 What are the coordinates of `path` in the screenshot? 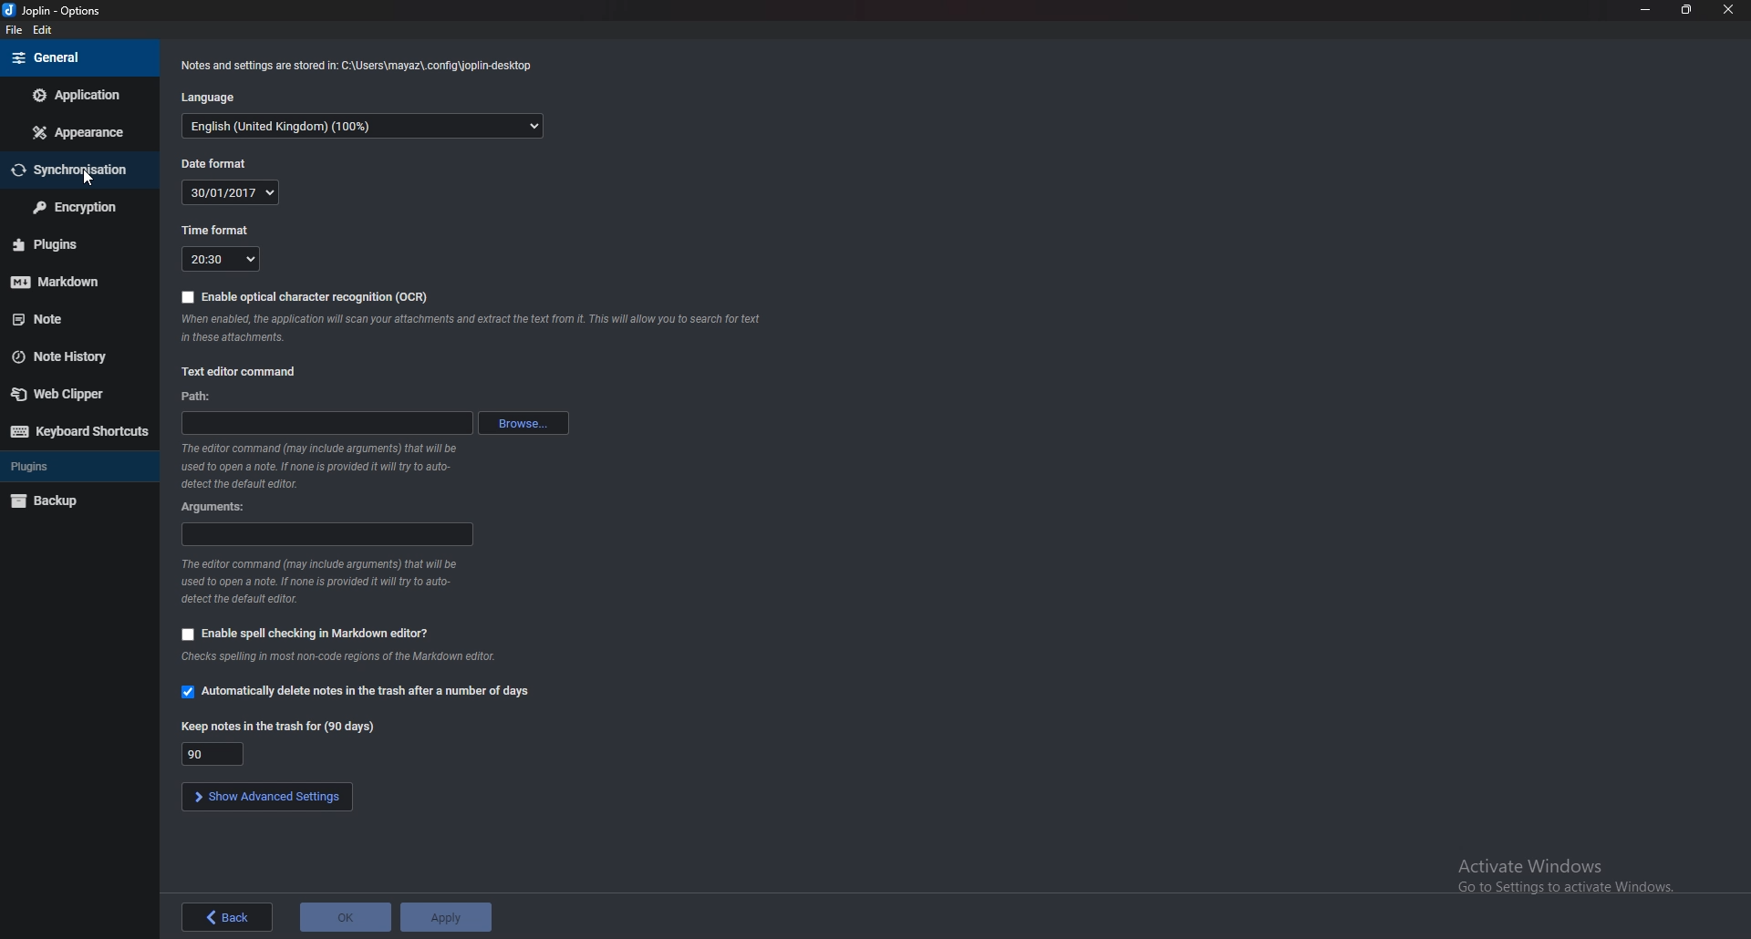 It's located at (326, 424).